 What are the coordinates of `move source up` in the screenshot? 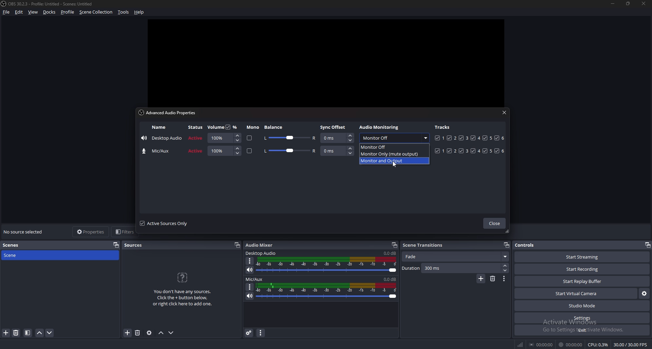 It's located at (162, 333).